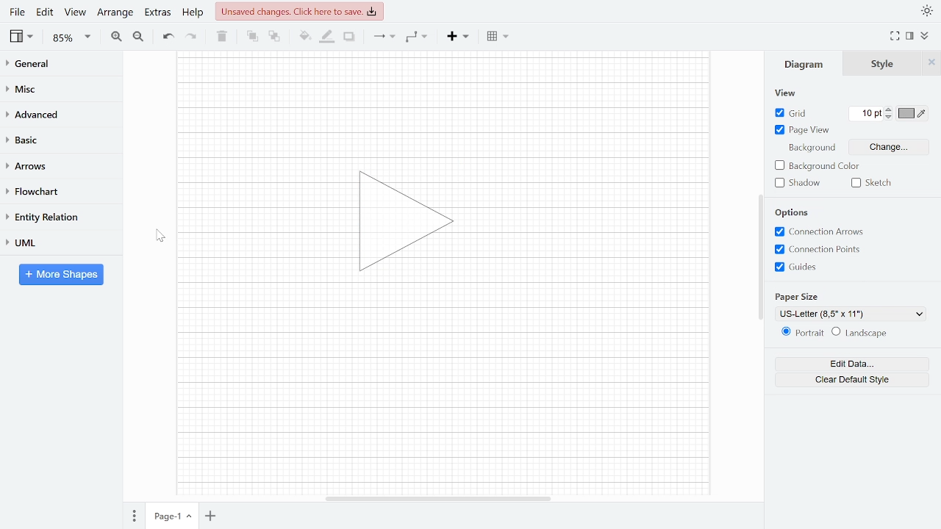 The image size is (941, 529). What do you see at coordinates (75, 12) in the screenshot?
I see `View` at bounding box center [75, 12].